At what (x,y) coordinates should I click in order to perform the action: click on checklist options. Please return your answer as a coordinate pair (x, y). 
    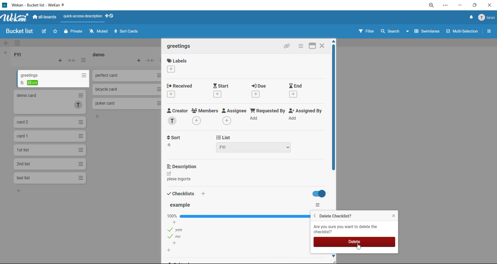
    Looking at the image, I should click on (176, 237).